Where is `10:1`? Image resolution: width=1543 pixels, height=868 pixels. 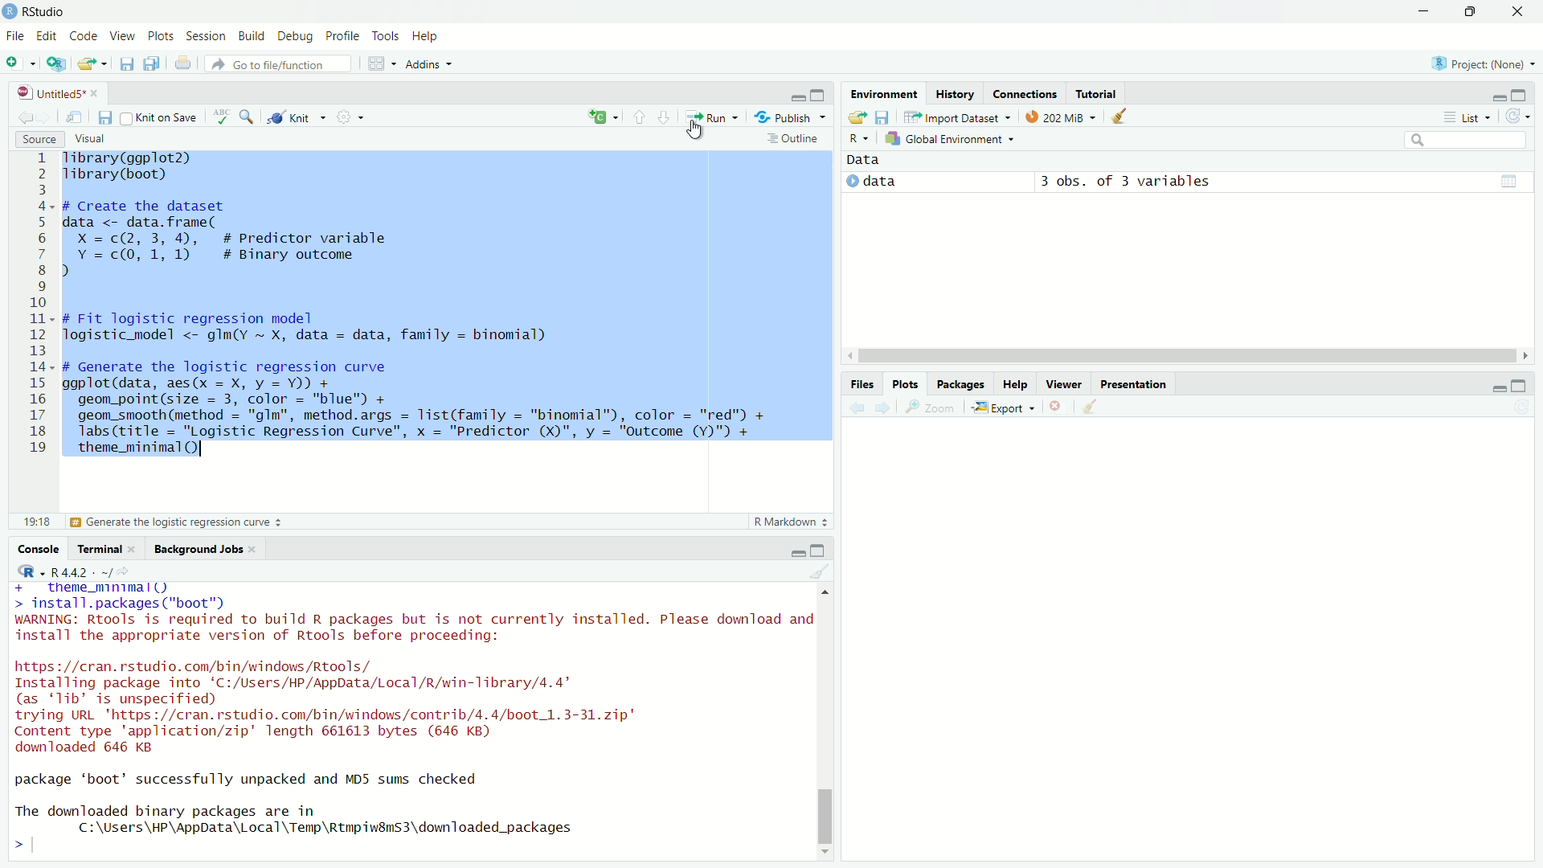 10:1 is located at coordinates (36, 522).